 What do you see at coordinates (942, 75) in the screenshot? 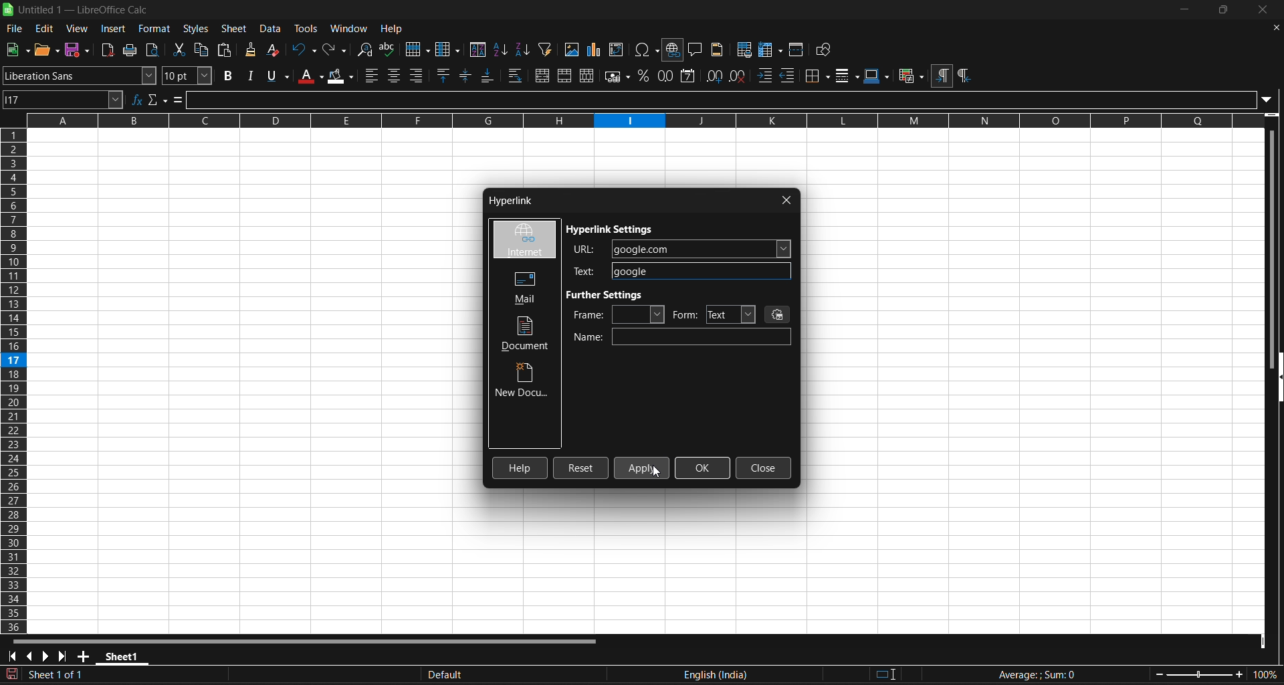
I see `left to right` at bounding box center [942, 75].